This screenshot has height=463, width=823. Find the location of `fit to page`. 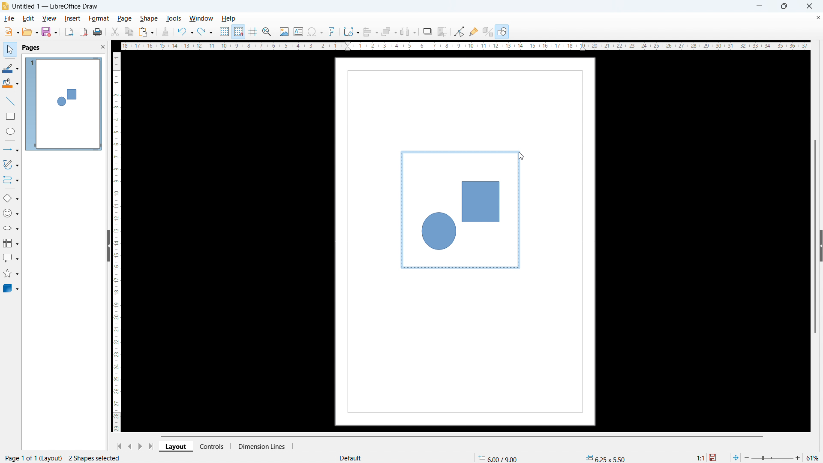

fit to page is located at coordinates (736, 457).